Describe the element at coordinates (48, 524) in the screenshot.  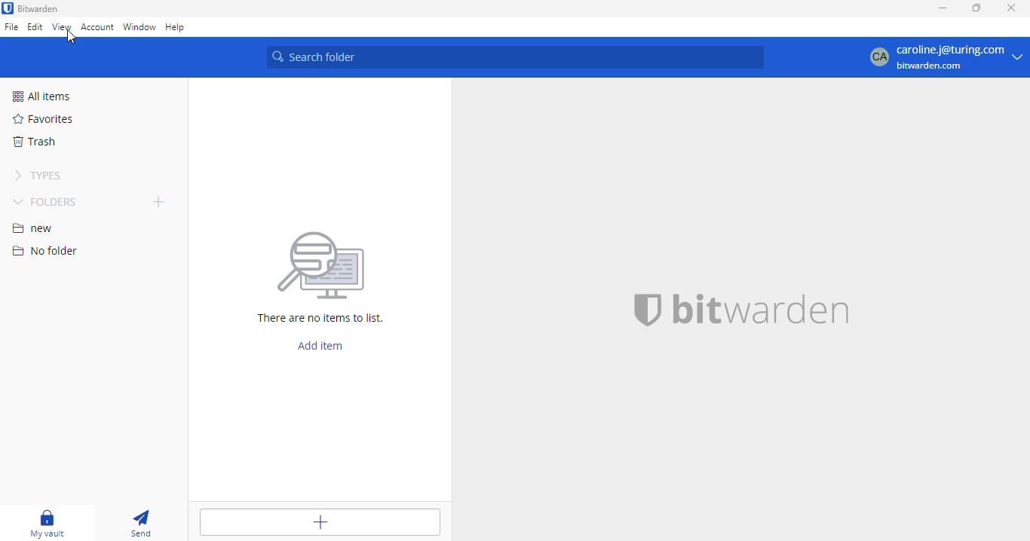
I see `my vault` at that location.